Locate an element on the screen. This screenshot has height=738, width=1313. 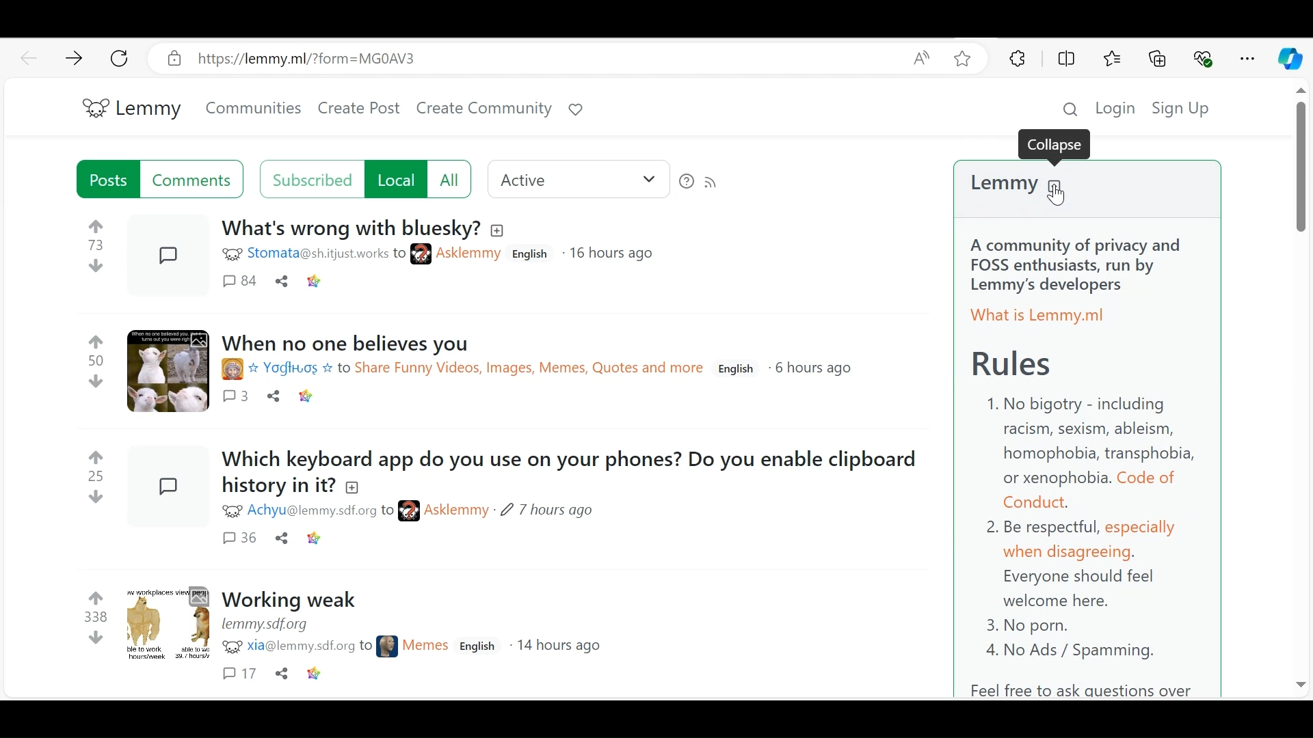
Create Community is located at coordinates (482, 111).